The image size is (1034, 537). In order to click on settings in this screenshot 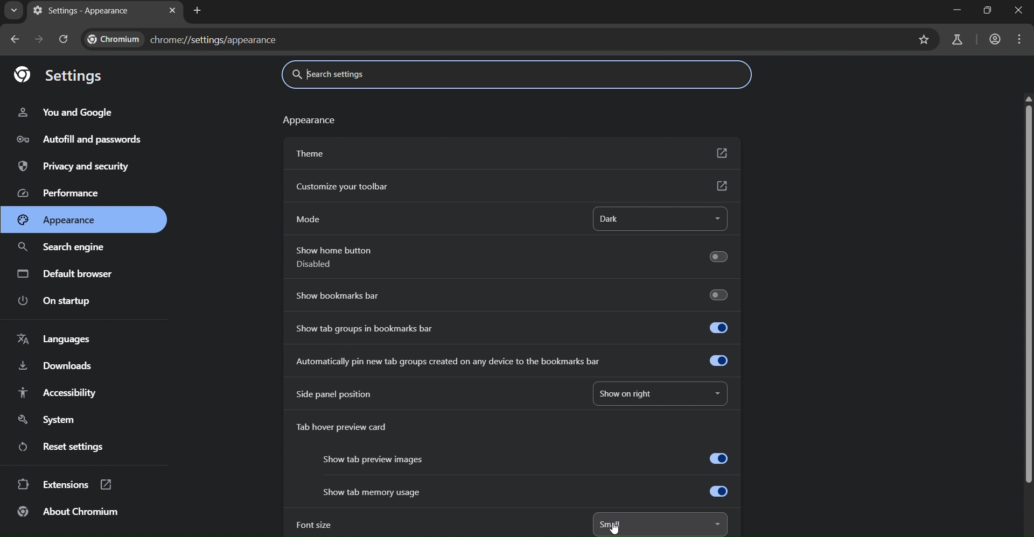, I will do `click(61, 74)`.